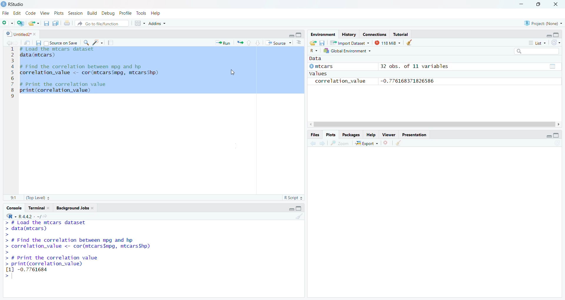  What do you see at coordinates (350, 43) in the screenshot?
I see `Import Database` at bounding box center [350, 43].